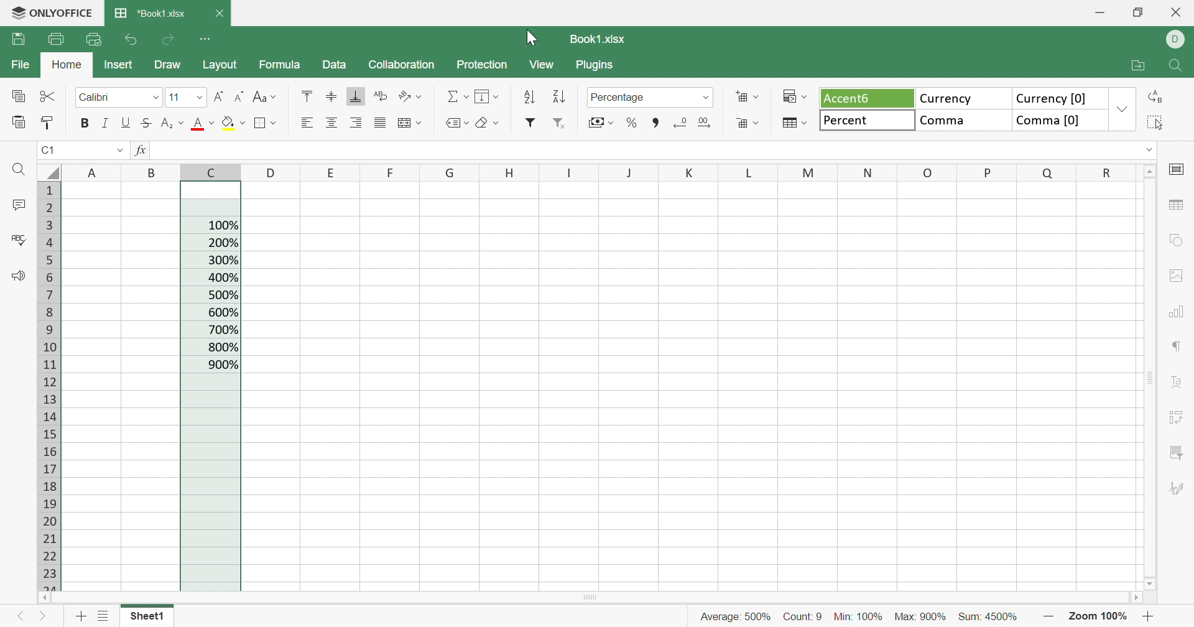 The height and width of the screenshot is (627, 1194). Describe the element at coordinates (284, 66) in the screenshot. I see `Formula` at that location.